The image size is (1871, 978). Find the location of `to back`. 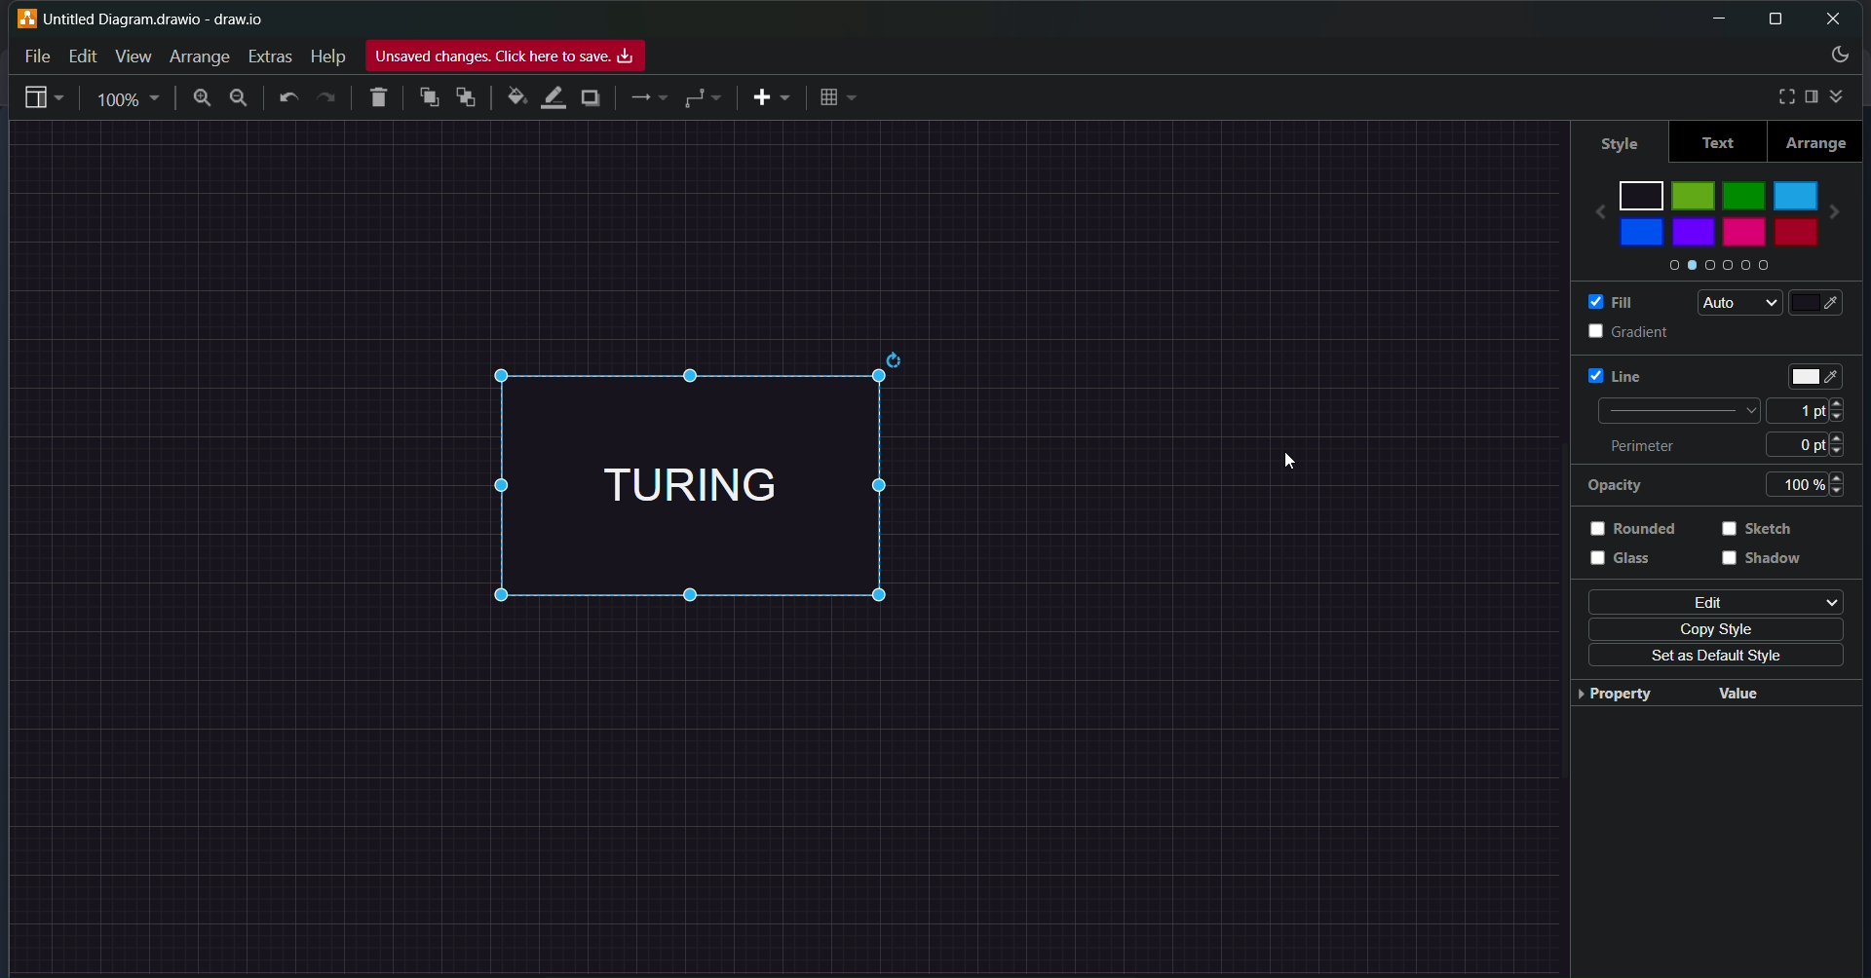

to back is located at coordinates (467, 99).